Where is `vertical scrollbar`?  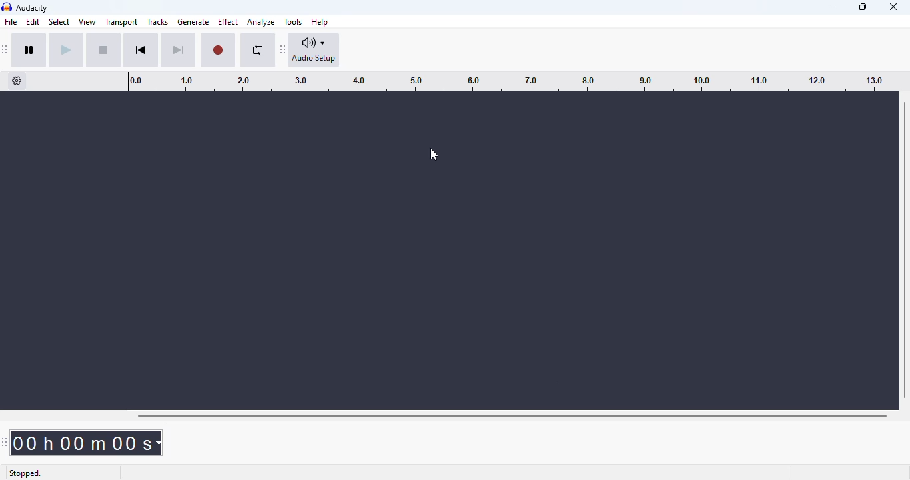
vertical scrollbar is located at coordinates (905, 251).